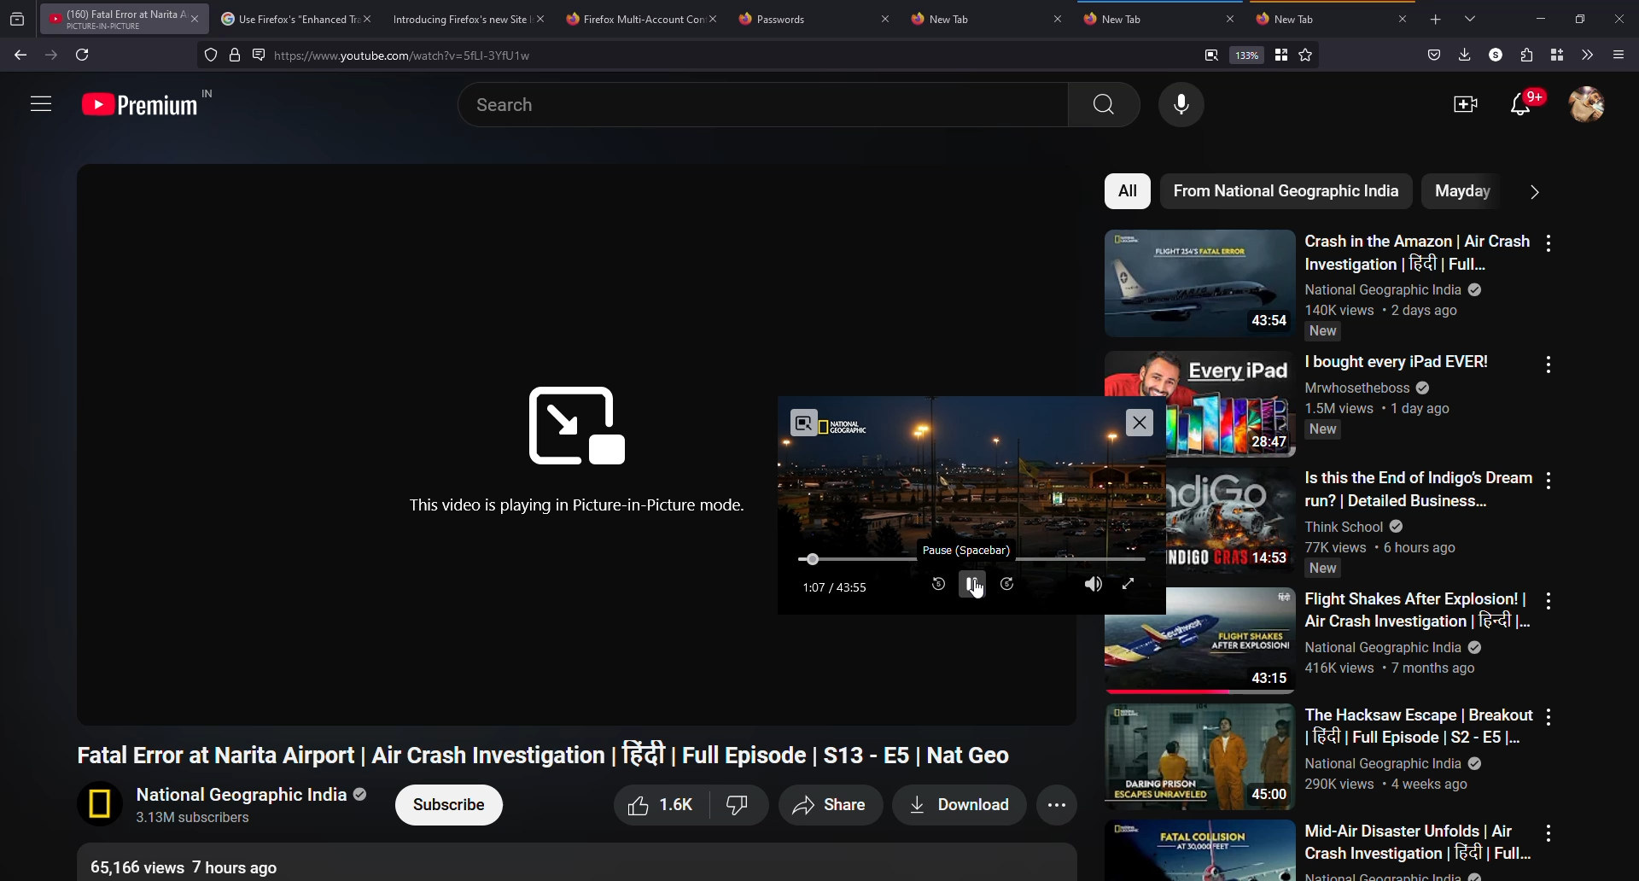  Describe the element at coordinates (1324, 331) in the screenshot. I see `Indicates content is new` at that location.